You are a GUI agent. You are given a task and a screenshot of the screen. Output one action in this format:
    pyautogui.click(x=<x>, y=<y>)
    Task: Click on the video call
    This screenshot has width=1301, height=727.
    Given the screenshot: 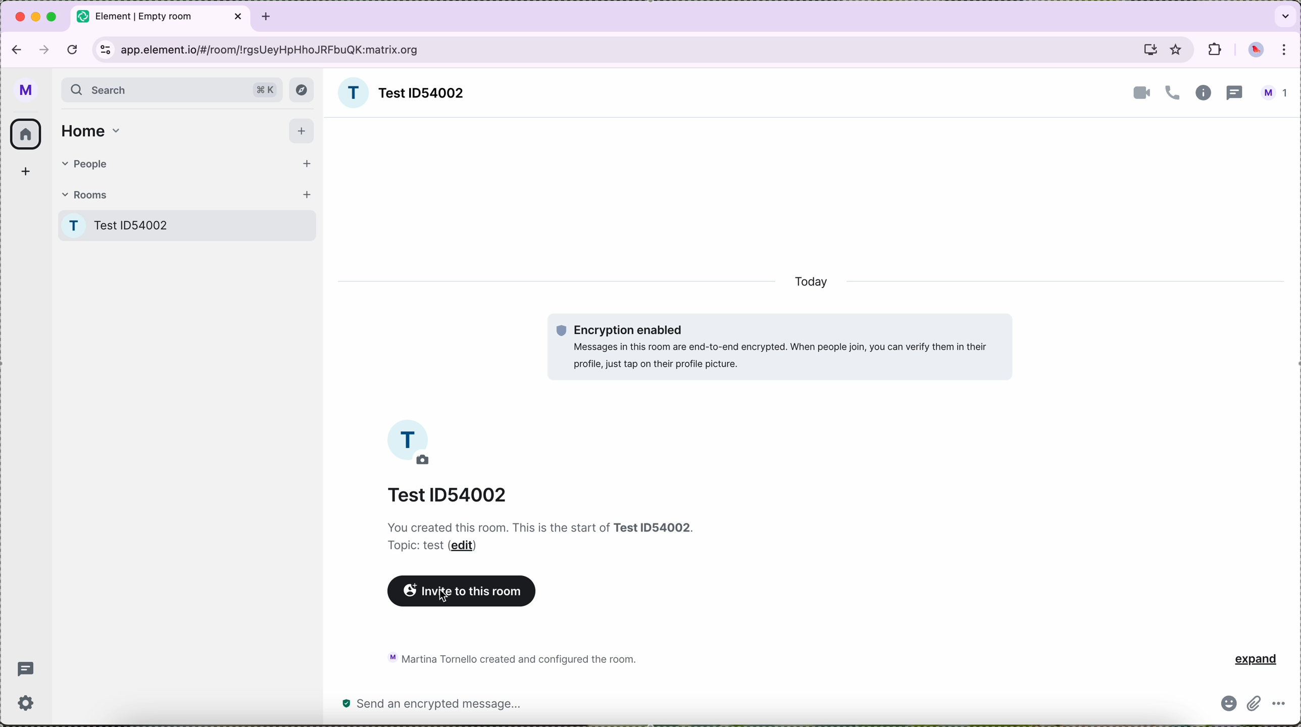 What is the action you would take?
    pyautogui.click(x=1139, y=92)
    